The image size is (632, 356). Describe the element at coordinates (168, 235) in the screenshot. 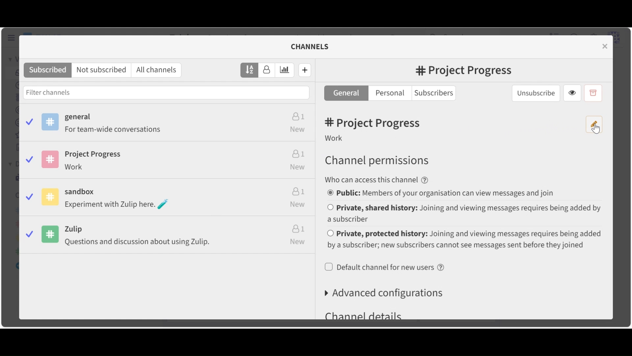

I see `zulip` at that location.